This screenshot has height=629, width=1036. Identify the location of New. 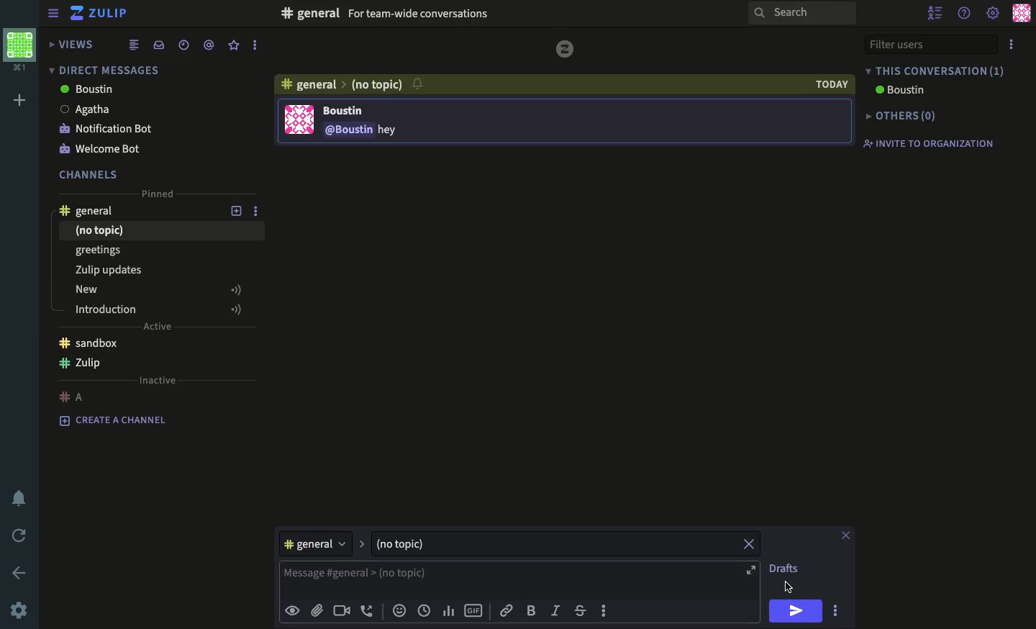
(160, 288).